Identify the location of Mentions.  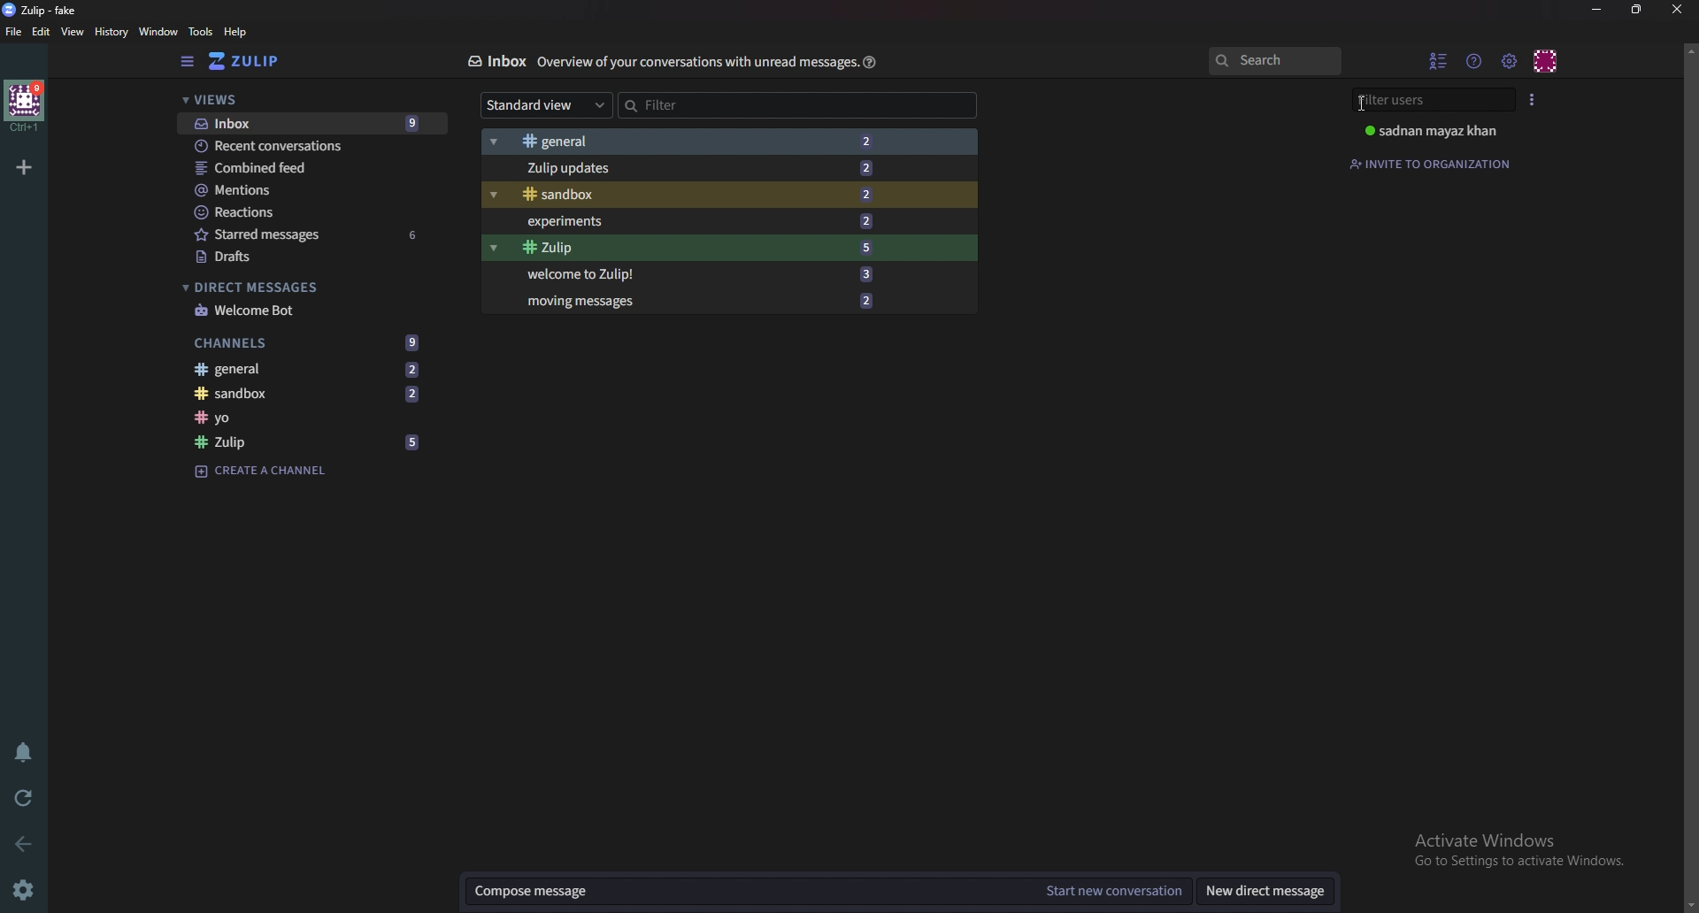
(299, 189).